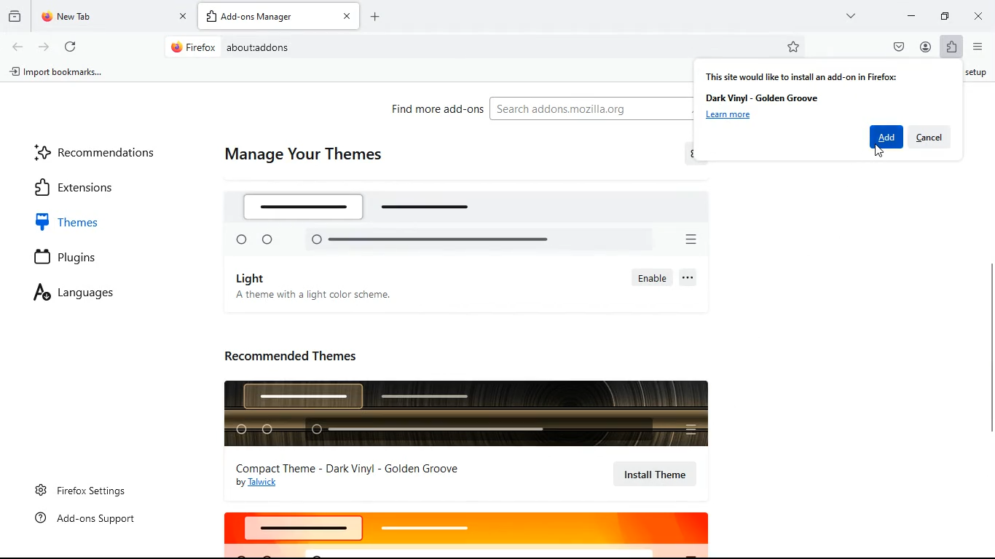 This screenshot has height=559, width=995. I want to click on Dark Vinyl - Golden Groove, so click(763, 98).